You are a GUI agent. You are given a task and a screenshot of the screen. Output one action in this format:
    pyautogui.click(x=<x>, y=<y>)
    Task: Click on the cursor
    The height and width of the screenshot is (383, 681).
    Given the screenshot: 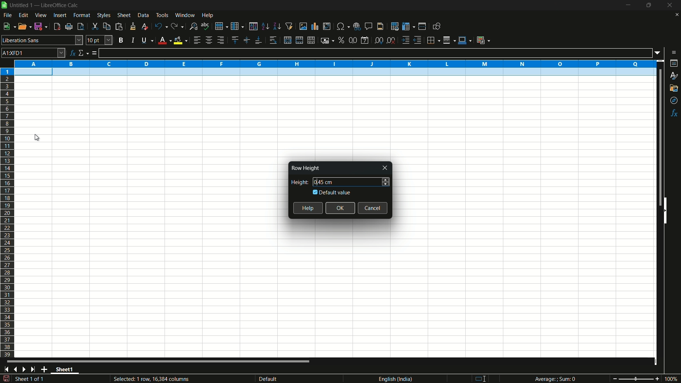 What is the action you would take?
    pyautogui.click(x=40, y=138)
    